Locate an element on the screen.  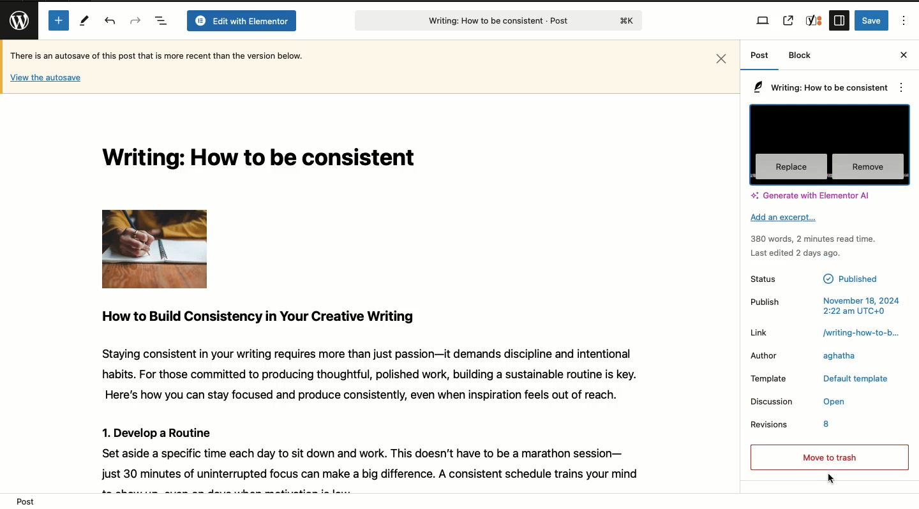
Add new block is located at coordinates (57, 20).